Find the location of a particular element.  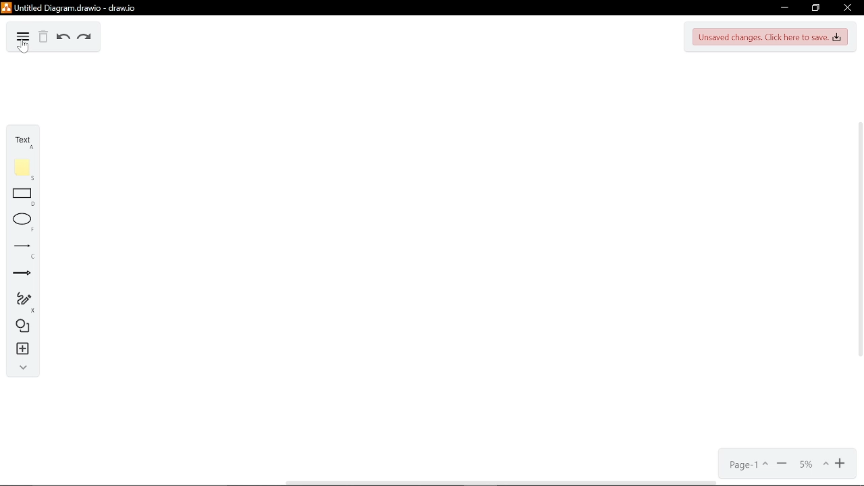

Diagram is located at coordinates (22, 38).